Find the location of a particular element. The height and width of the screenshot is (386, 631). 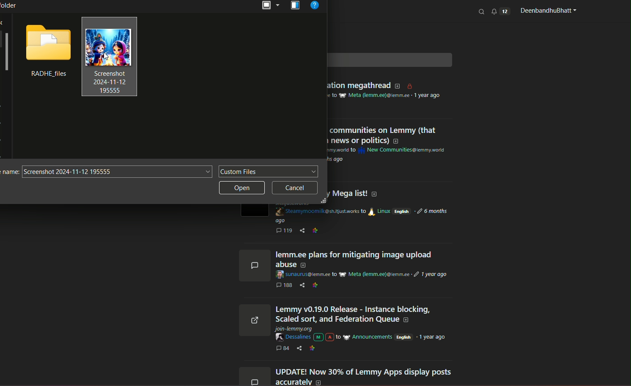

icons is located at coordinates (253, 316).